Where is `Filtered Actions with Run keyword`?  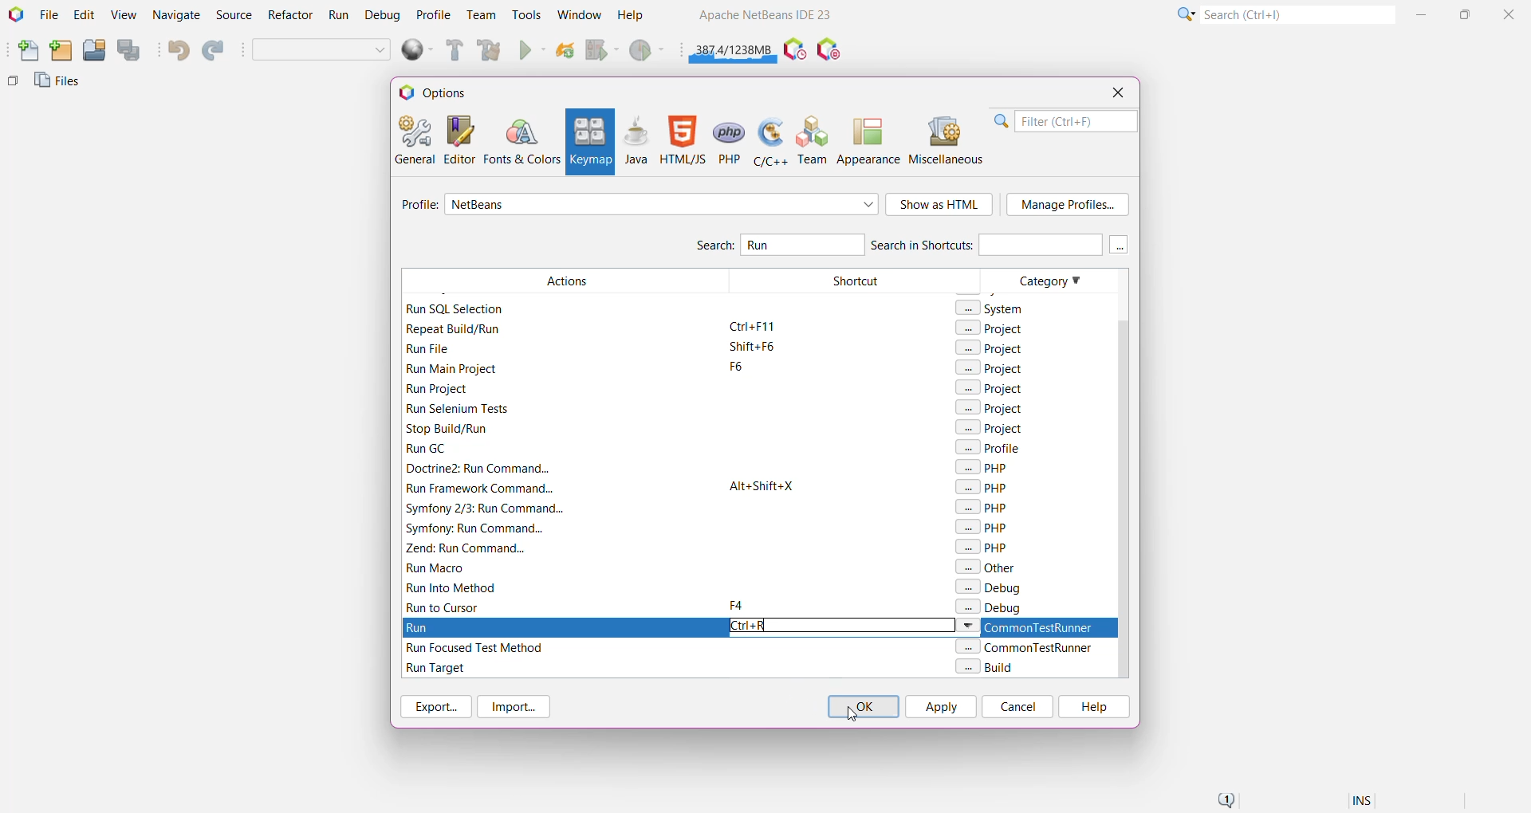
Filtered Actions with Run keyword is located at coordinates (562, 657).